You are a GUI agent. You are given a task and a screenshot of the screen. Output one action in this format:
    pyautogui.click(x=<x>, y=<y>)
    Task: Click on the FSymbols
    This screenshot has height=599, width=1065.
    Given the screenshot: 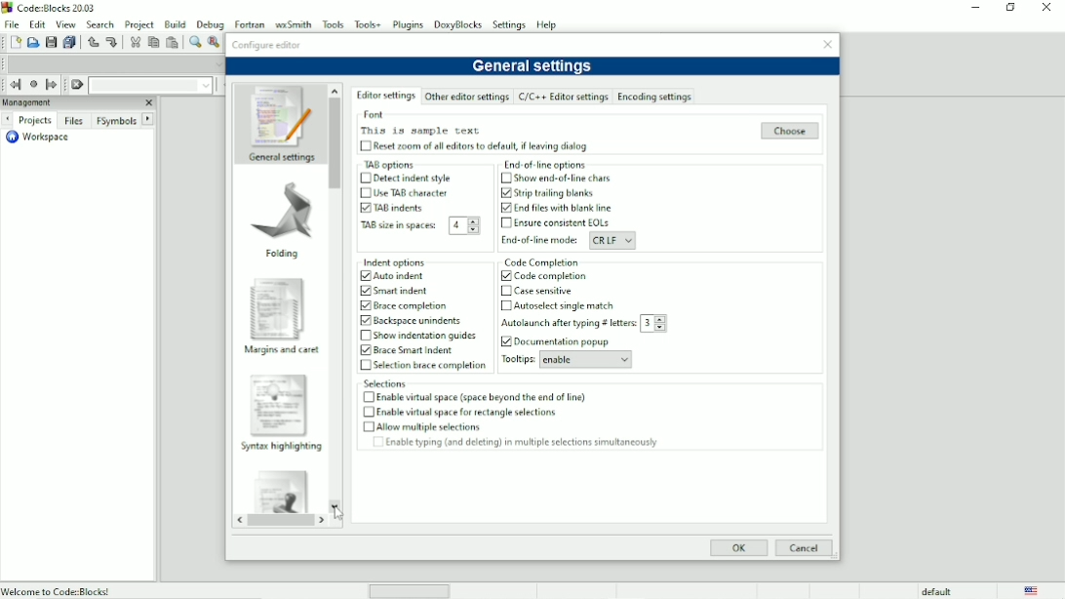 What is the action you would take?
    pyautogui.click(x=116, y=121)
    